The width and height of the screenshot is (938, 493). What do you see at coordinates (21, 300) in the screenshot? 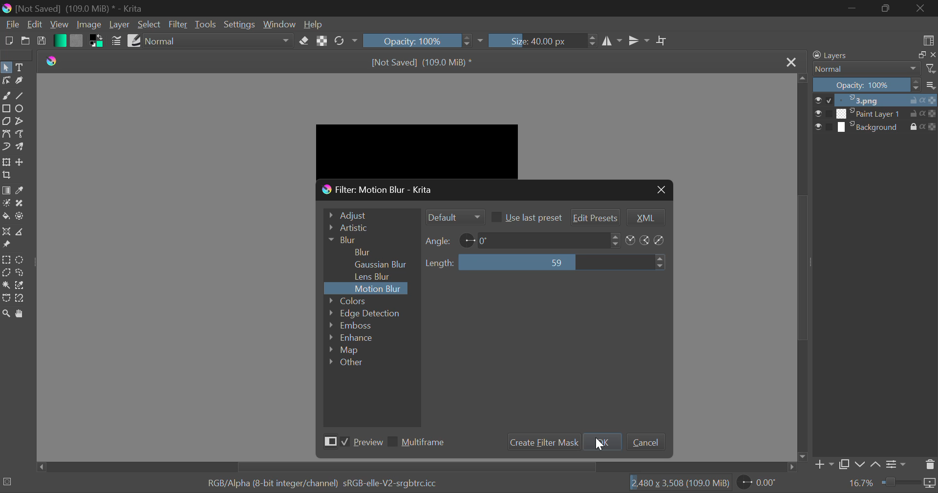
I see `Magnetic Selection Tool` at bounding box center [21, 300].